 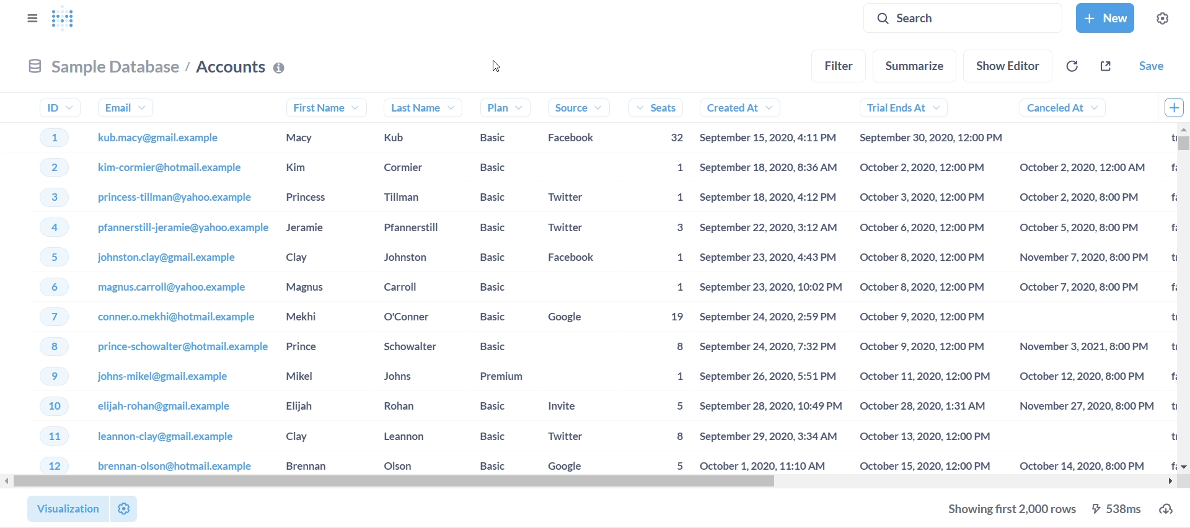 I want to click on Id's, so click(x=57, y=283).